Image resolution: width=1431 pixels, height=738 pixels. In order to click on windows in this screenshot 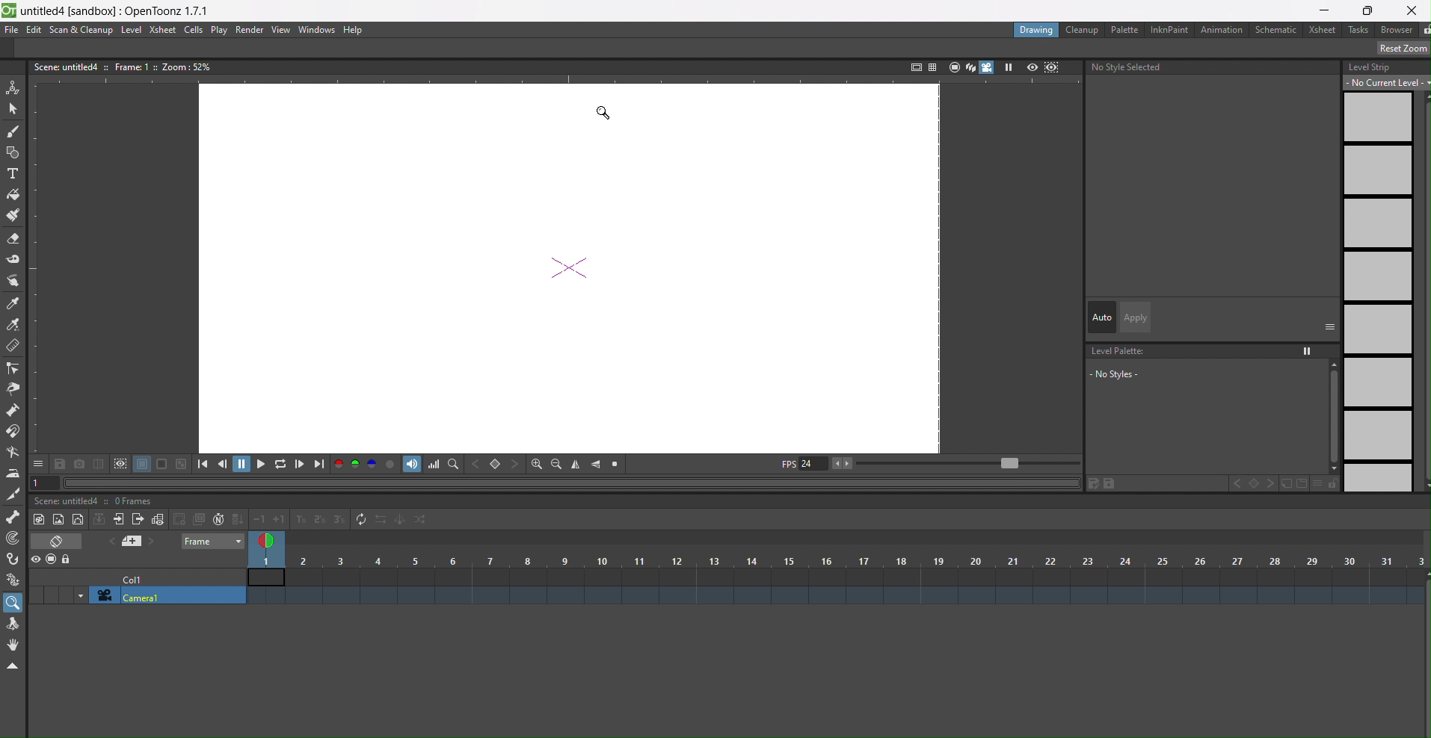, I will do `click(318, 31)`.